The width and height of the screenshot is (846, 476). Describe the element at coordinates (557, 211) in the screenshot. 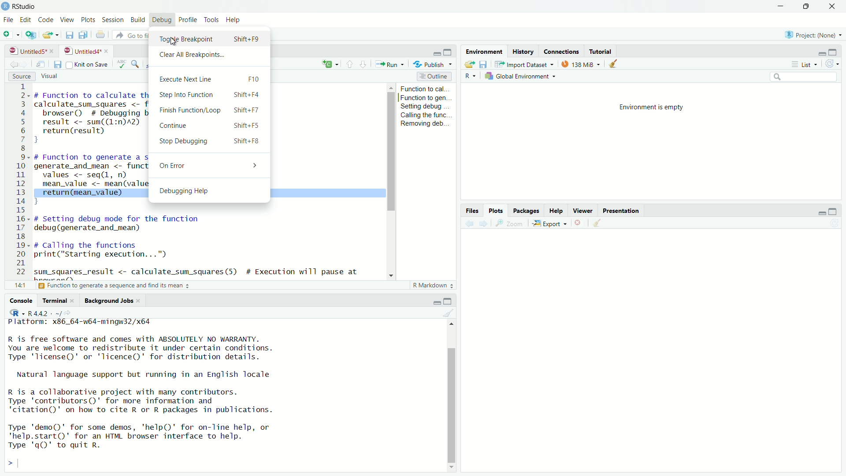

I see `help` at that location.